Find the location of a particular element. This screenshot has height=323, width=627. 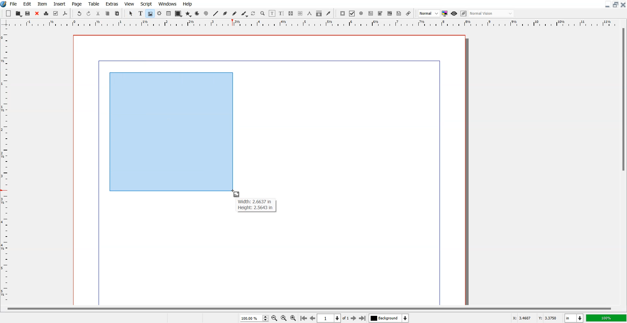

Open is located at coordinates (28, 13).